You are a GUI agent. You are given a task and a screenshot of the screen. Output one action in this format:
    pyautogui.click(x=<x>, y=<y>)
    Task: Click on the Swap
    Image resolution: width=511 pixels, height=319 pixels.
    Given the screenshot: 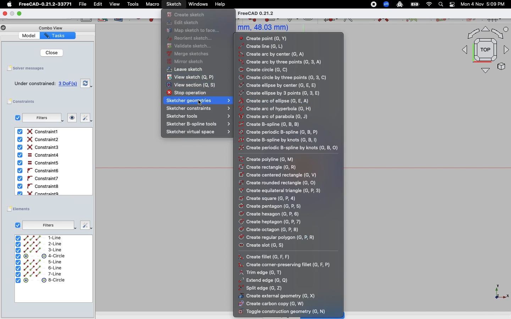 What is the action you would take?
    pyautogui.click(x=87, y=83)
    